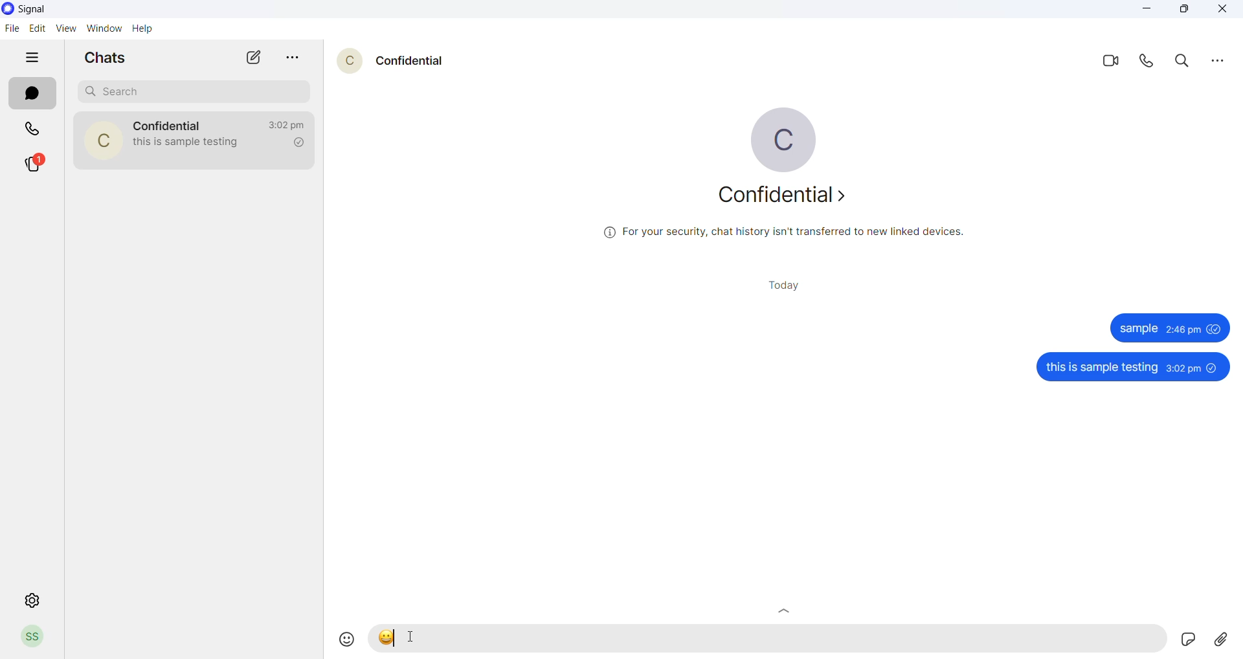 Image resolution: width=1243 pixels, height=659 pixels. What do you see at coordinates (30, 130) in the screenshot?
I see `calls` at bounding box center [30, 130].